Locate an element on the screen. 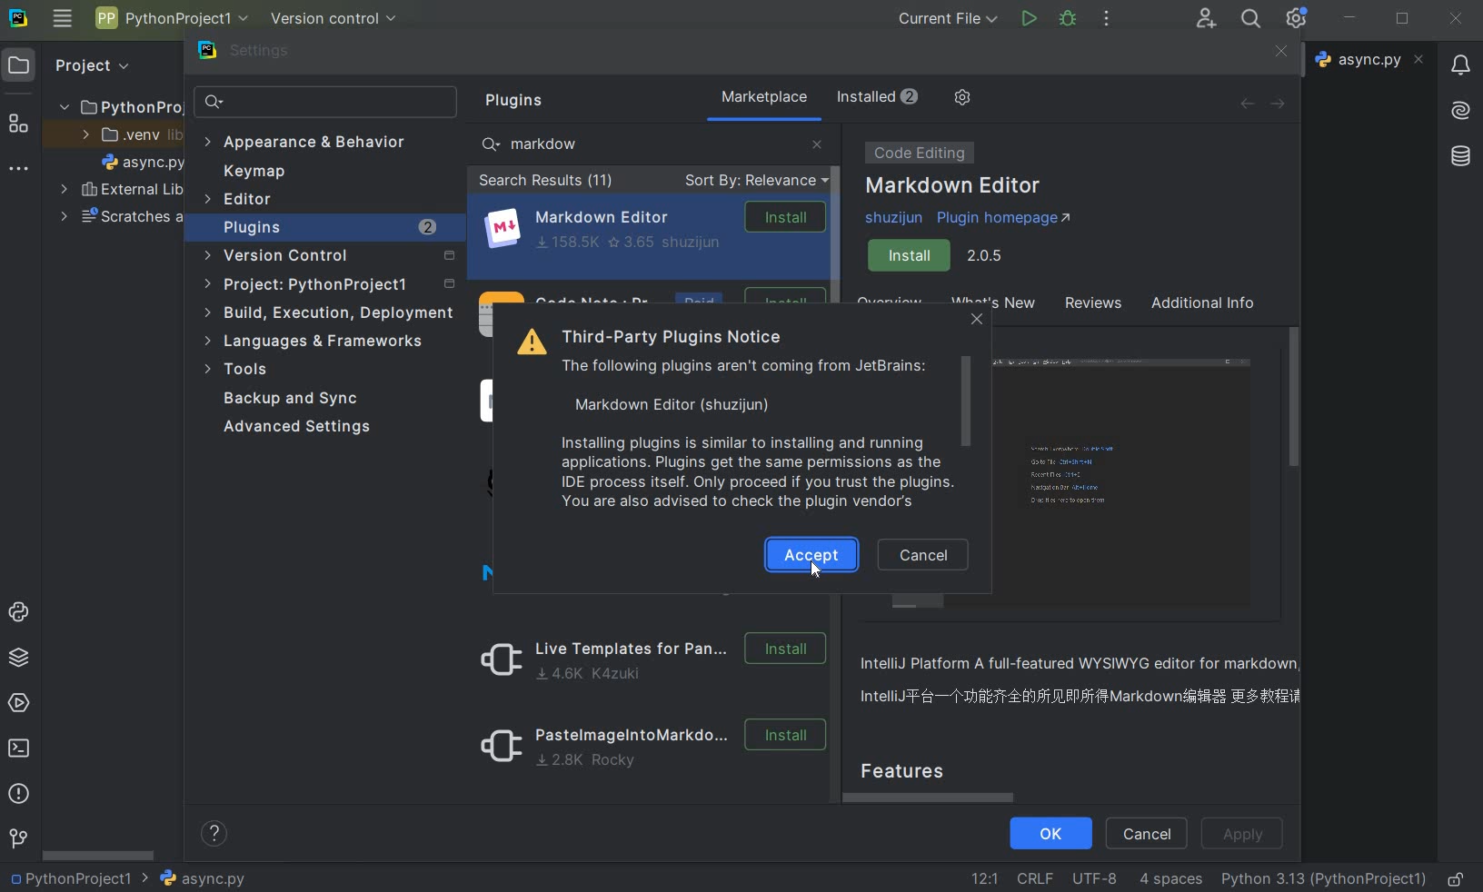  services is located at coordinates (18, 702).